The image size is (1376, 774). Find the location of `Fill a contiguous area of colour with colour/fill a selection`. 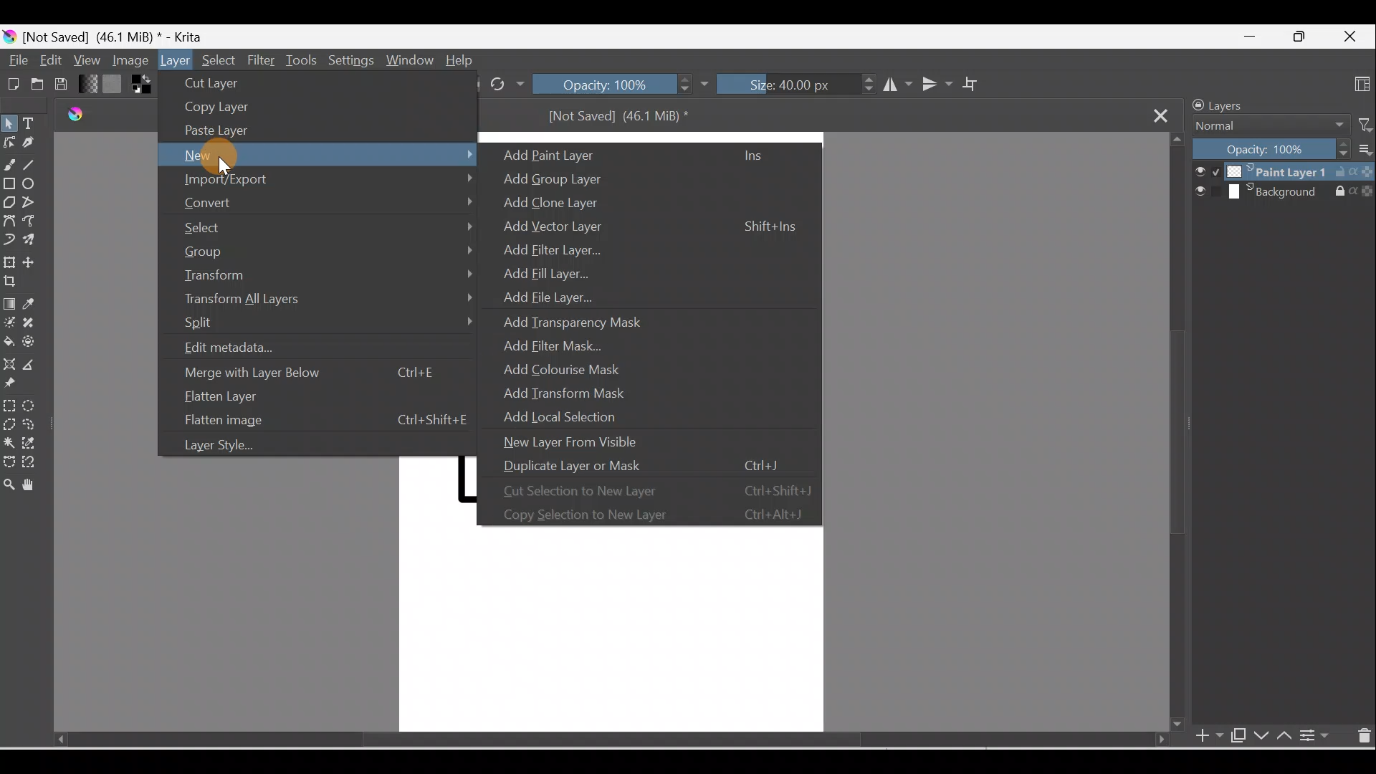

Fill a contiguous area of colour with colour/fill a selection is located at coordinates (9, 343).